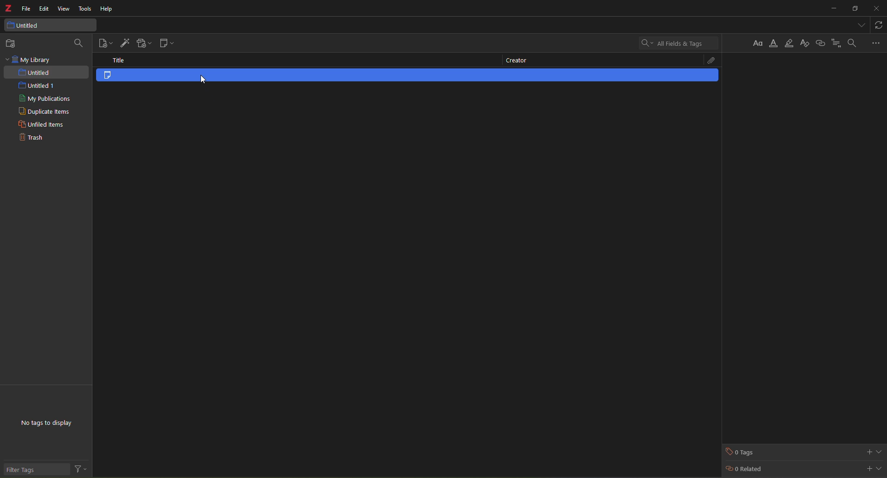  Describe the element at coordinates (879, 469) in the screenshot. I see `expand` at that location.